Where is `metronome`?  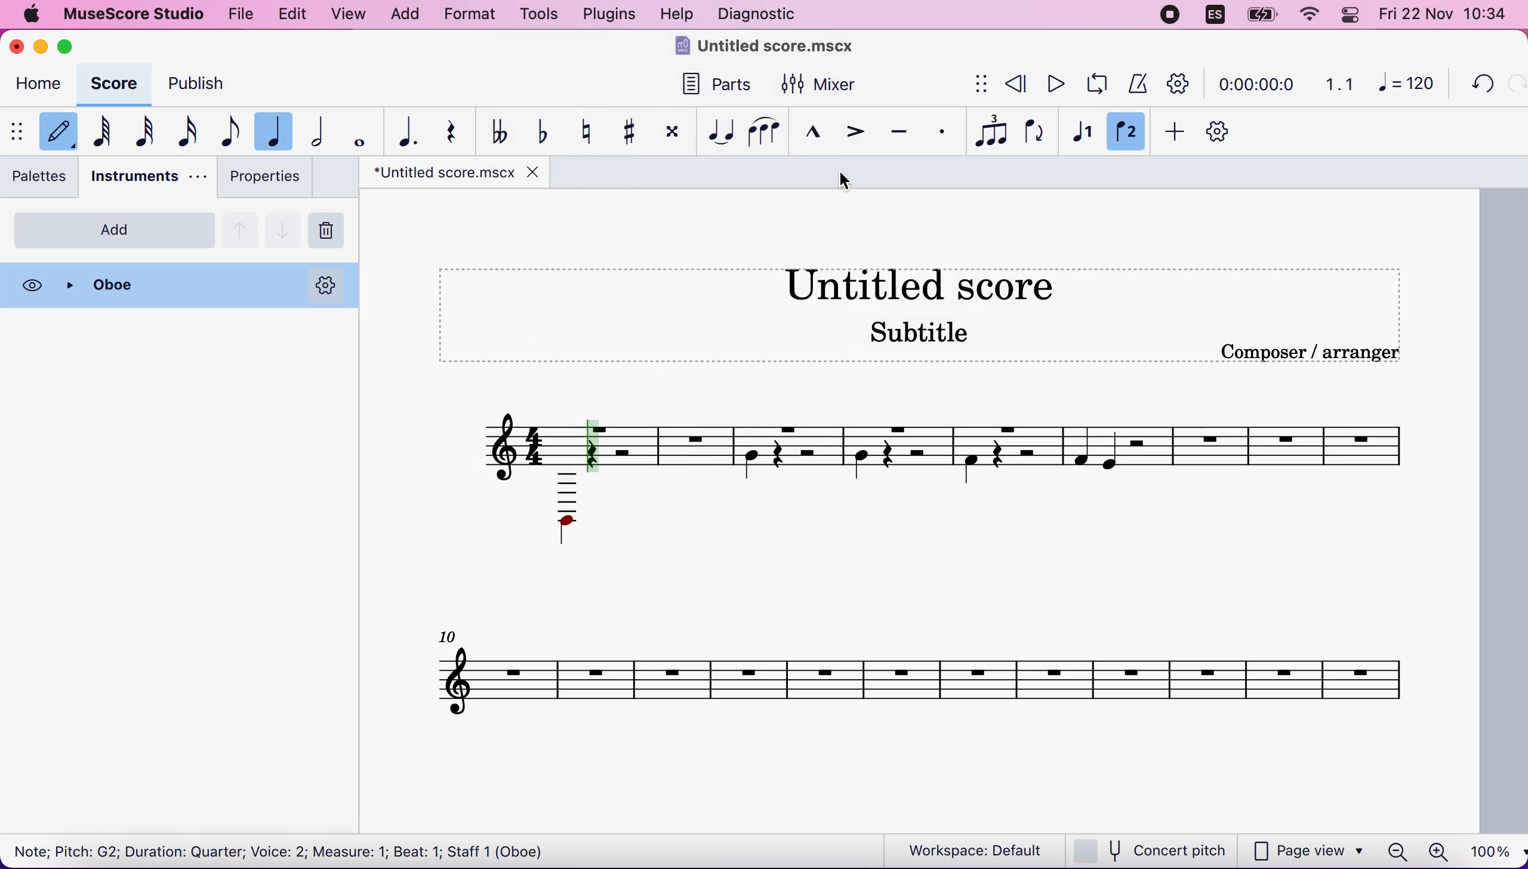 metronome is located at coordinates (1139, 82).